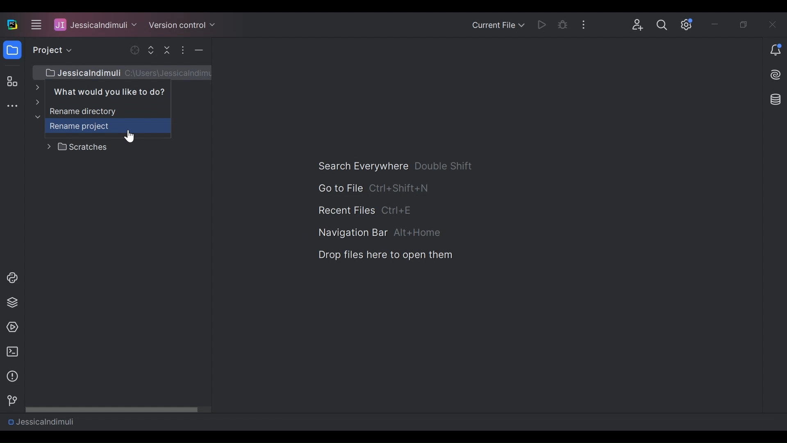 This screenshot has width=787, height=443. What do you see at coordinates (586, 24) in the screenshot?
I see `More Options` at bounding box center [586, 24].